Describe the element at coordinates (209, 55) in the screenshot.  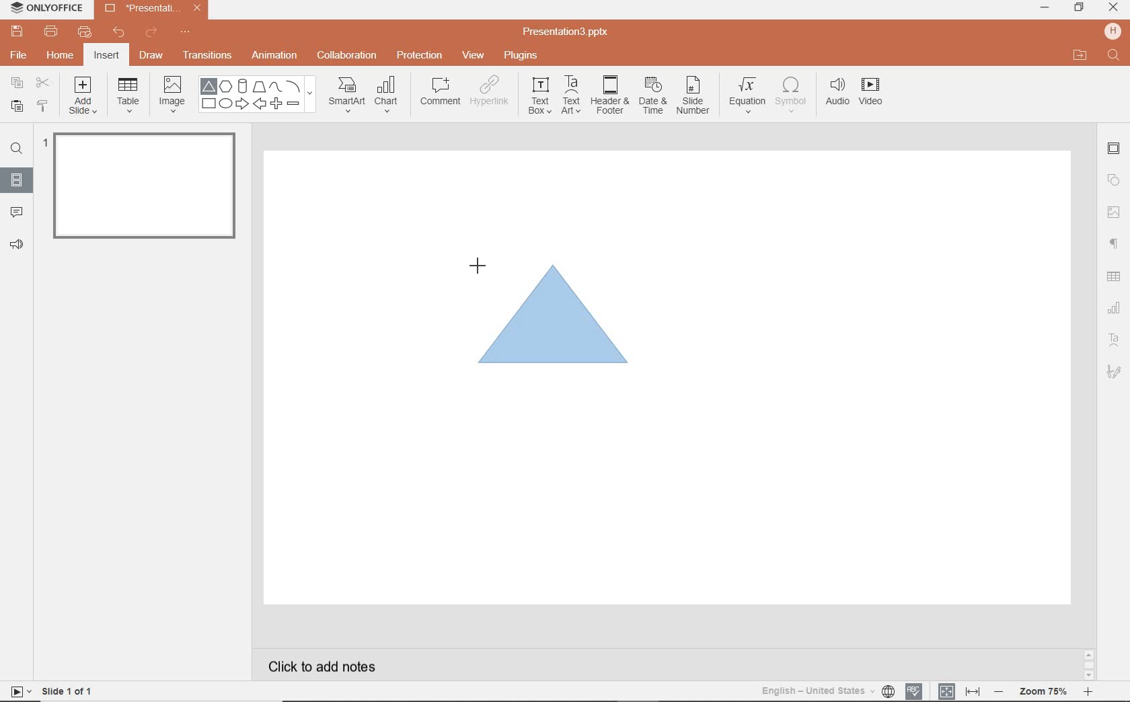
I see `TRANSITIONS` at that location.